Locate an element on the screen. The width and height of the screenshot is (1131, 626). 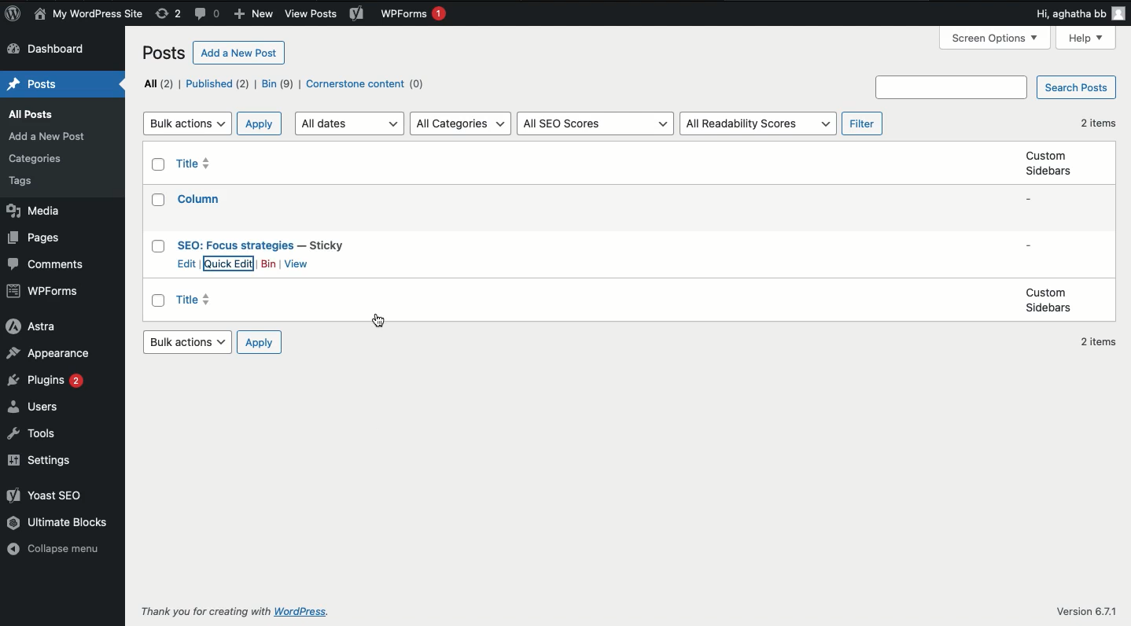
2 items is located at coordinates (1097, 123).